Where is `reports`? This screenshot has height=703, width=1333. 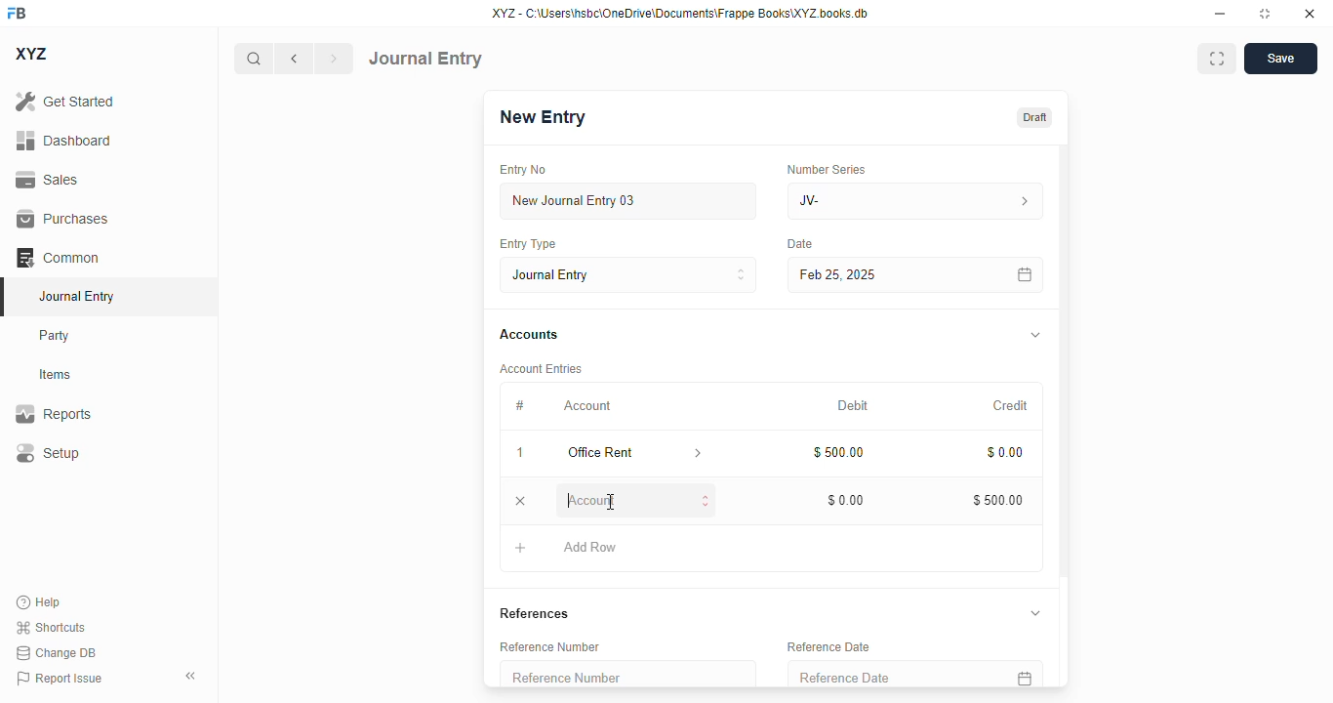 reports is located at coordinates (54, 413).